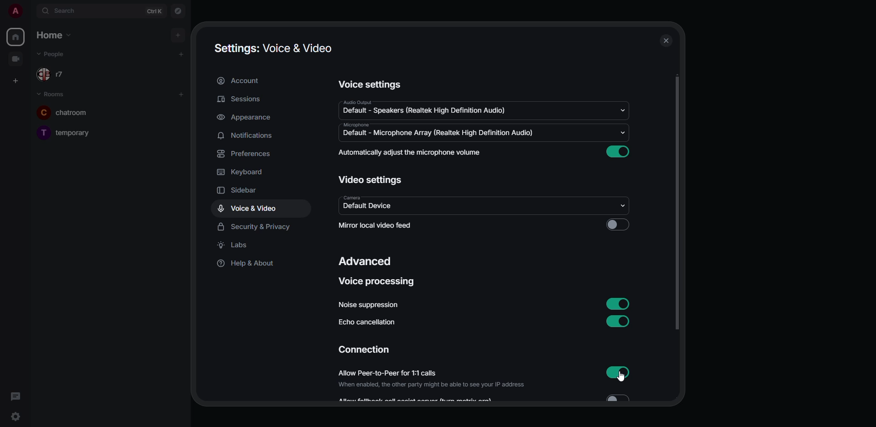  I want to click on microphone, so click(356, 125).